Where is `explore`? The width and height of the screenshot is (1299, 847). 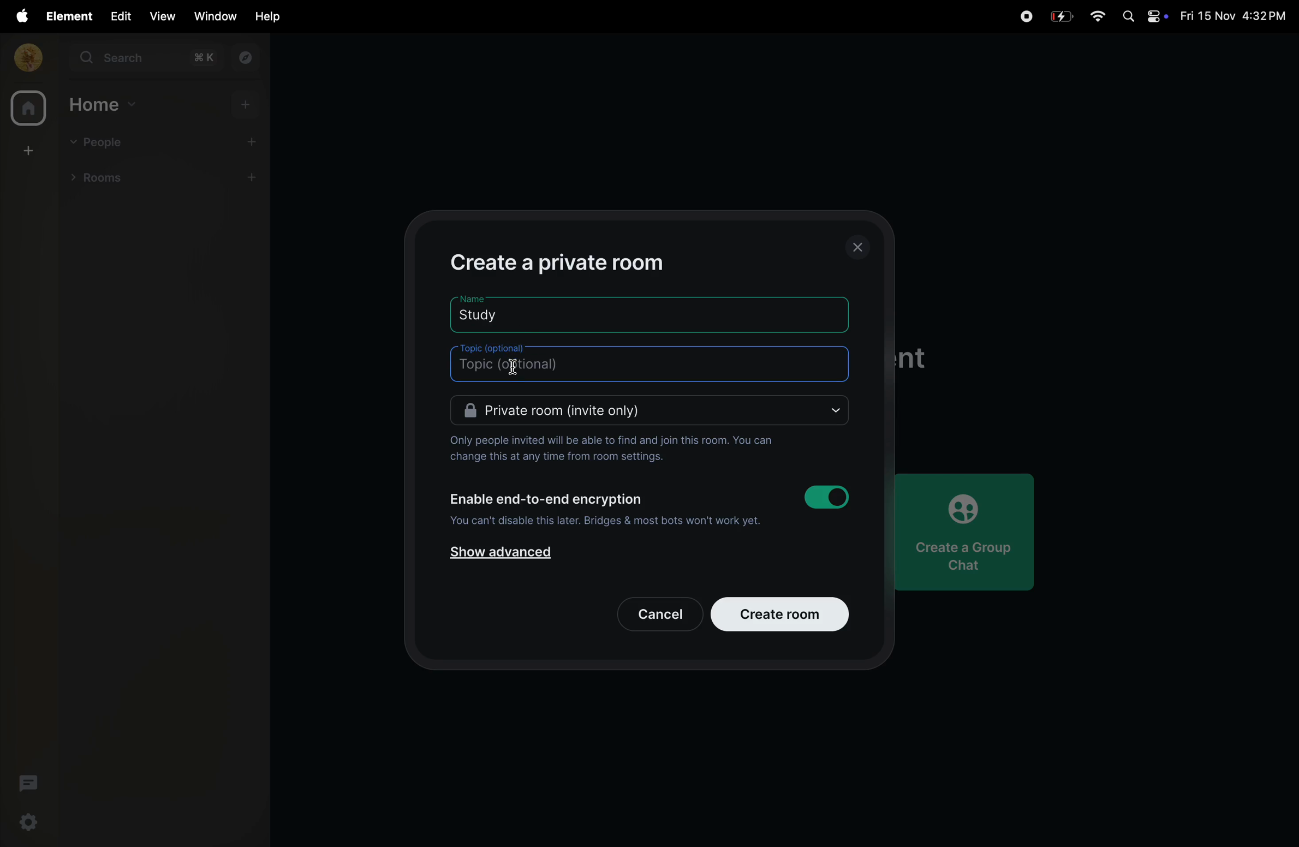
explore is located at coordinates (247, 59).